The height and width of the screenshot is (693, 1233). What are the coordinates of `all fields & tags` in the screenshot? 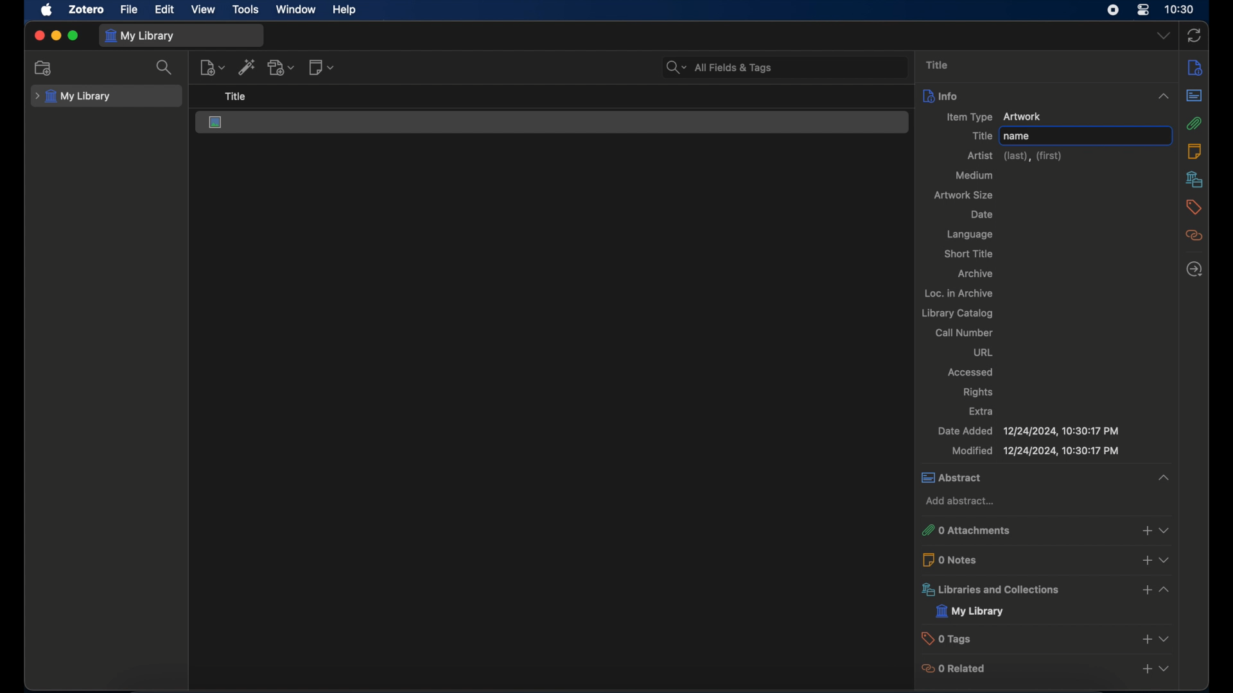 It's located at (719, 67).